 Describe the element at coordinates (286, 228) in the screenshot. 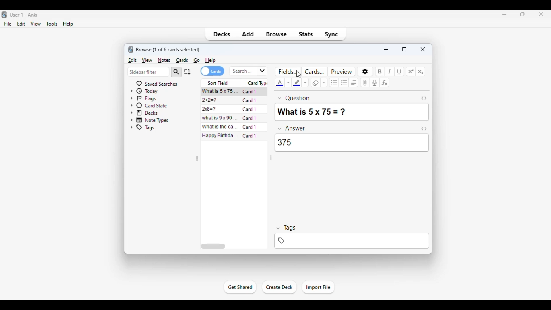

I see `tags` at that location.